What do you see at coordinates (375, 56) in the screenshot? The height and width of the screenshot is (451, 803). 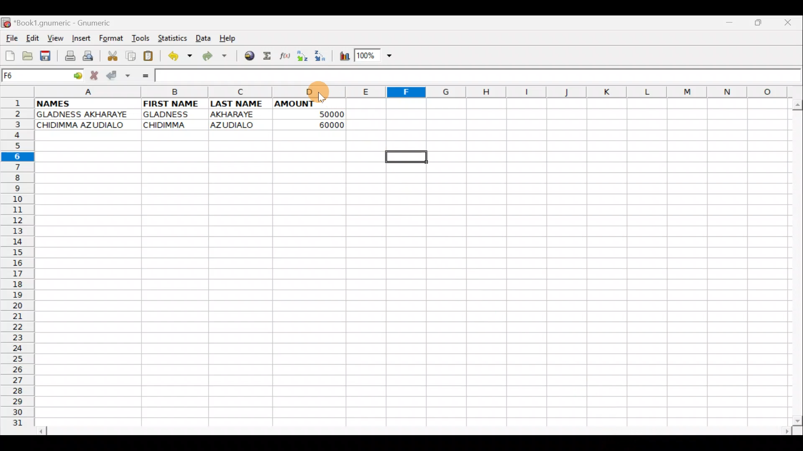 I see `Zoom` at bounding box center [375, 56].